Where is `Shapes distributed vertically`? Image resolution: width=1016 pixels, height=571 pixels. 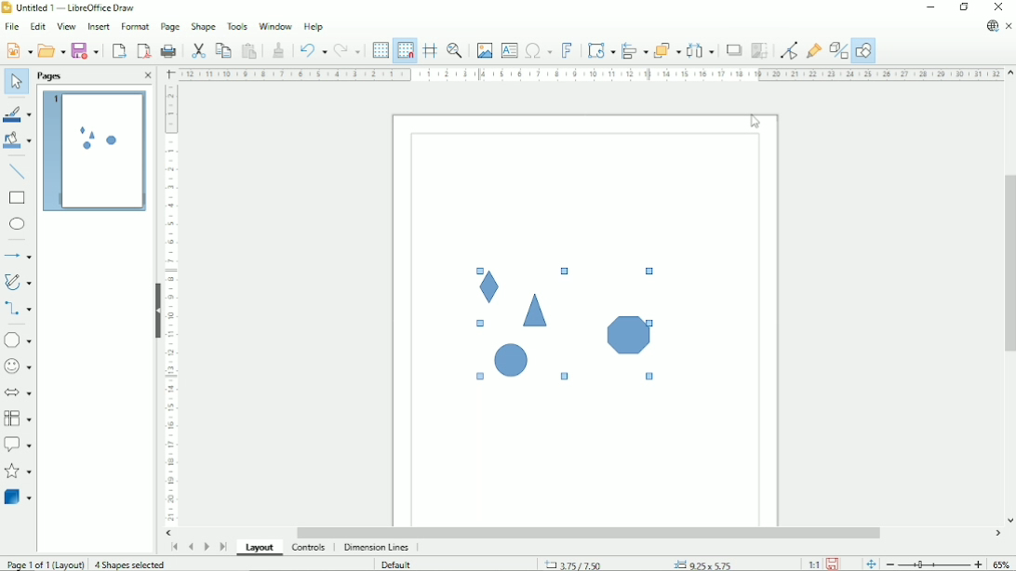
Shapes distributed vertically is located at coordinates (564, 325).